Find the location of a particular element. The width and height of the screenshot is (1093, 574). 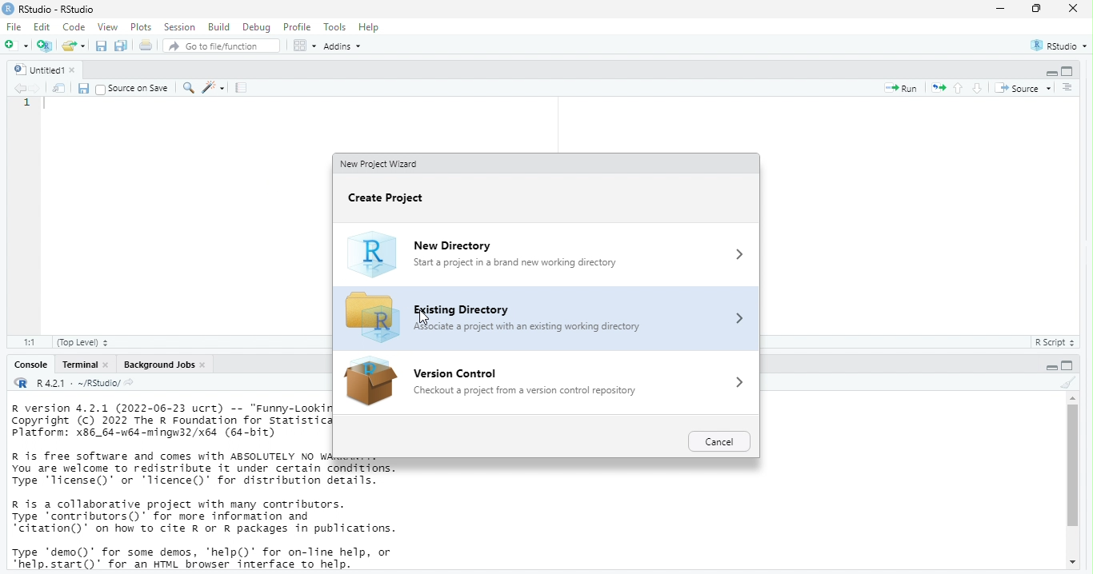

R logo is located at coordinates (20, 383).